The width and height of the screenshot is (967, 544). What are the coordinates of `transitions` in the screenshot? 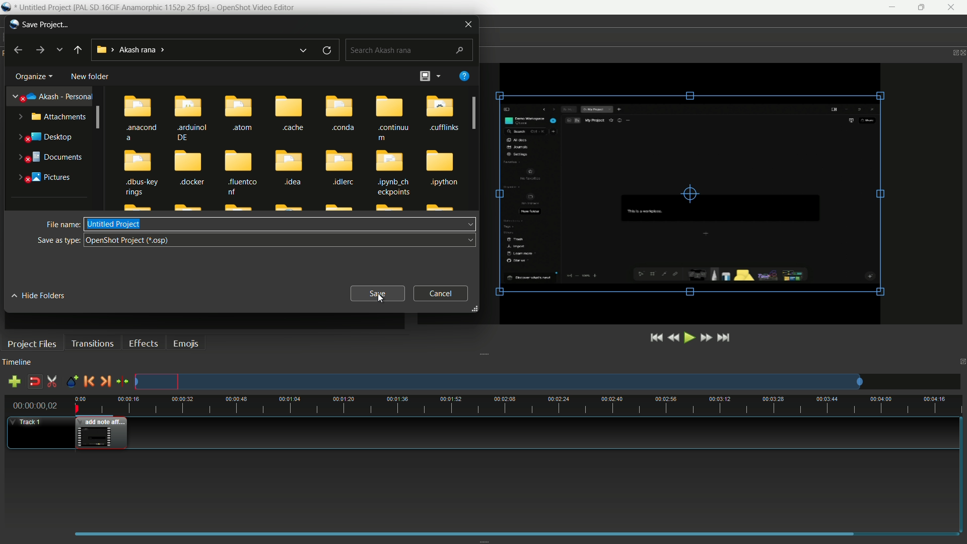 It's located at (92, 344).